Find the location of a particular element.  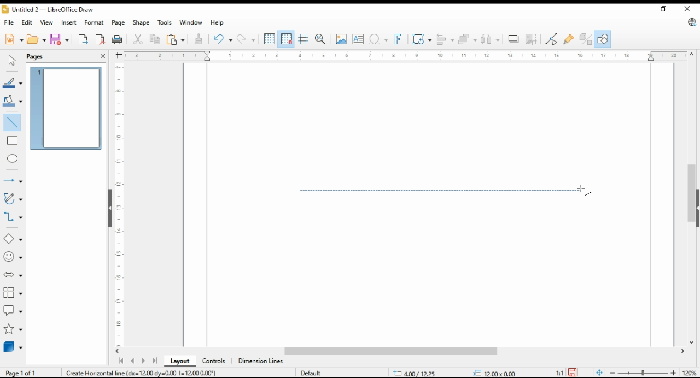

curves and polygons is located at coordinates (12, 199).